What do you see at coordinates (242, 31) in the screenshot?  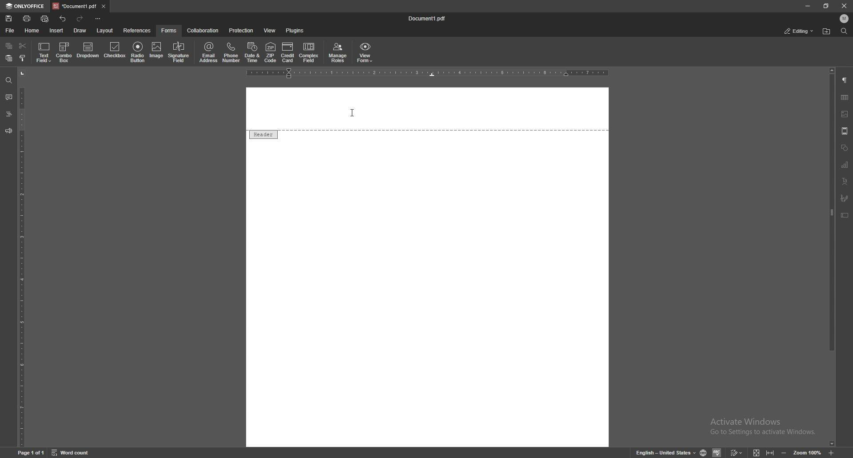 I see `protection` at bounding box center [242, 31].